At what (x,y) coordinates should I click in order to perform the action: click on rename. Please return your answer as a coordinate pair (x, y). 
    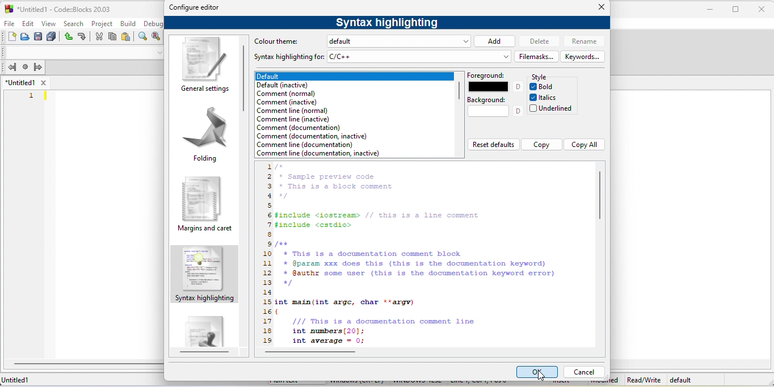
    Looking at the image, I should click on (583, 41).